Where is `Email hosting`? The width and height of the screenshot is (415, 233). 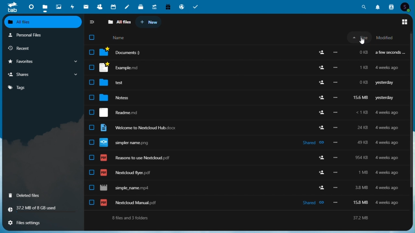
Email hosting is located at coordinates (182, 6).